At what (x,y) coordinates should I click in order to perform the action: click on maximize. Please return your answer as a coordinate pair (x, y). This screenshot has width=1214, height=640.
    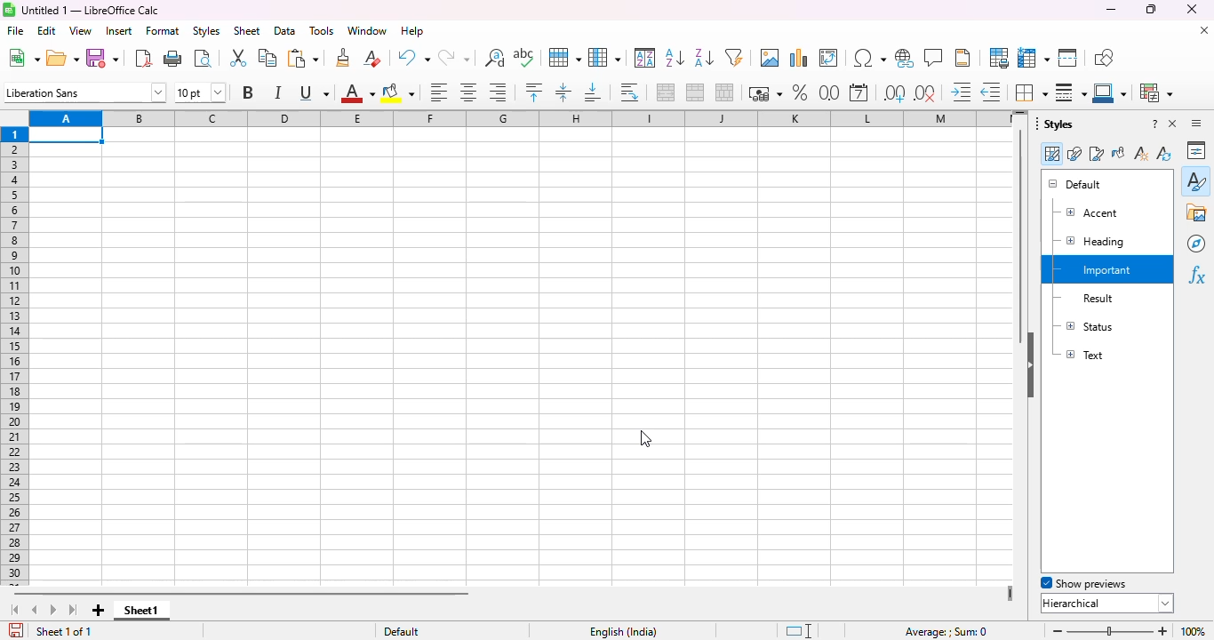
    Looking at the image, I should click on (1152, 9).